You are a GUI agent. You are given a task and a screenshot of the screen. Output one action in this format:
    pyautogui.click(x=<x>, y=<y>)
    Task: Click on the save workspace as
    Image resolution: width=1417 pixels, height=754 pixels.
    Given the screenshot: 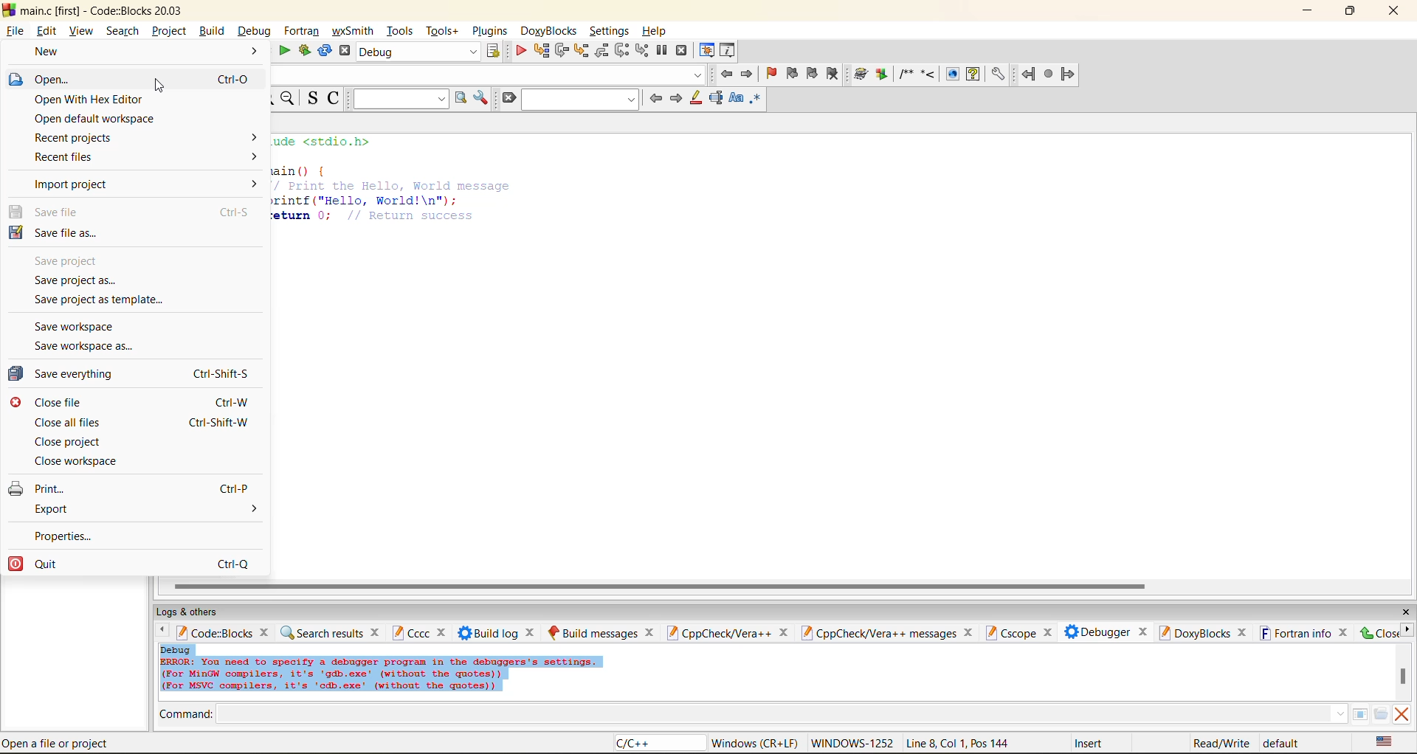 What is the action you would take?
    pyautogui.click(x=94, y=348)
    